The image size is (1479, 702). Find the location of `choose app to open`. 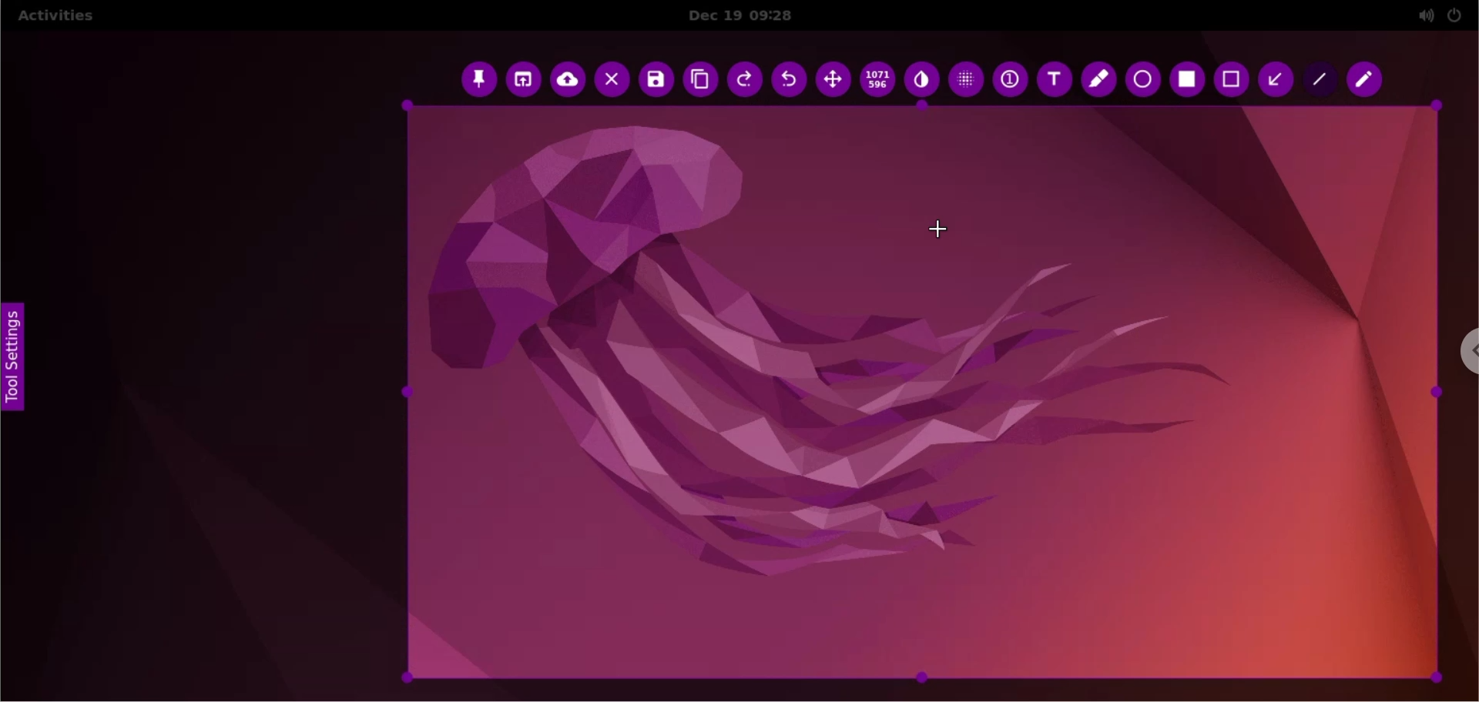

choose app to open is located at coordinates (525, 80).